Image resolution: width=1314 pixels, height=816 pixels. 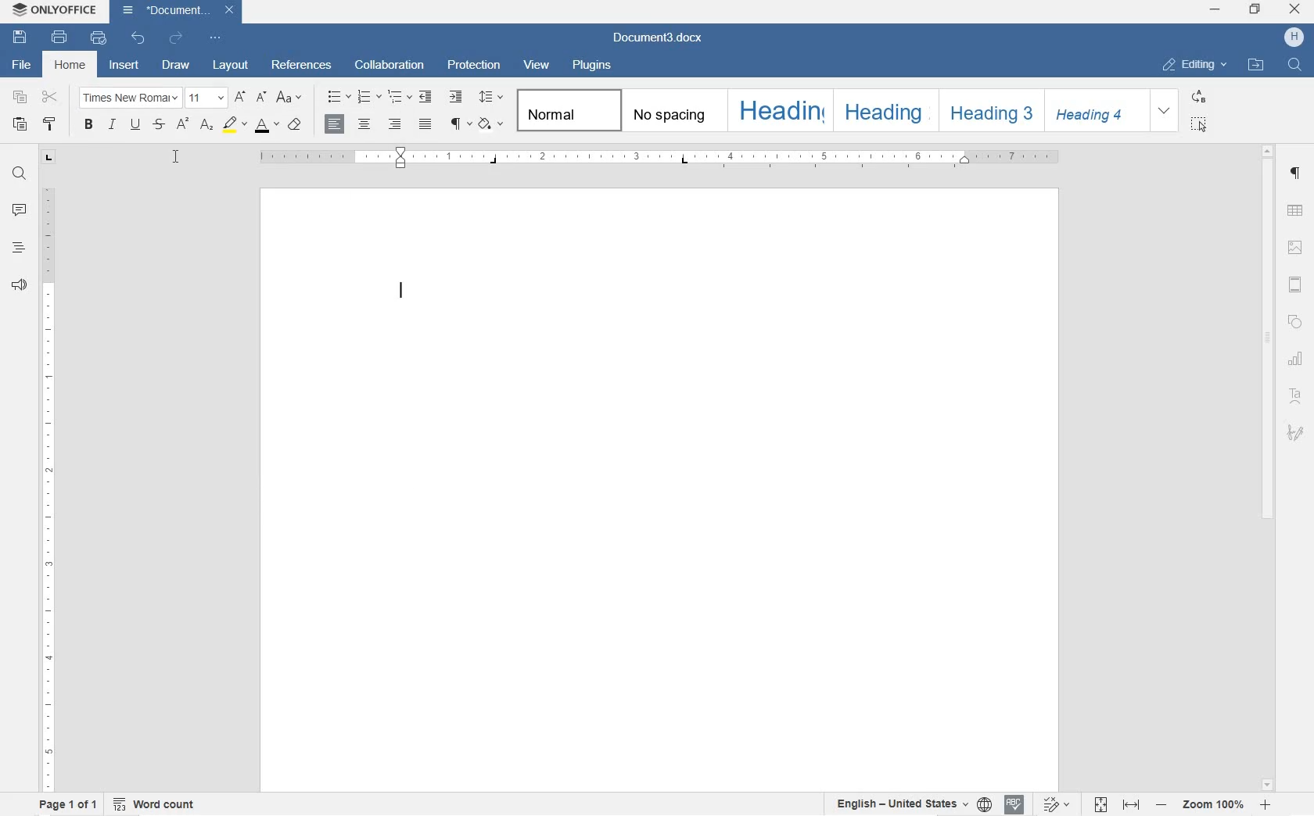 What do you see at coordinates (1270, 467) in the screenshot?
I see `SCROLLBAR` at bounding box center [1270, 467].